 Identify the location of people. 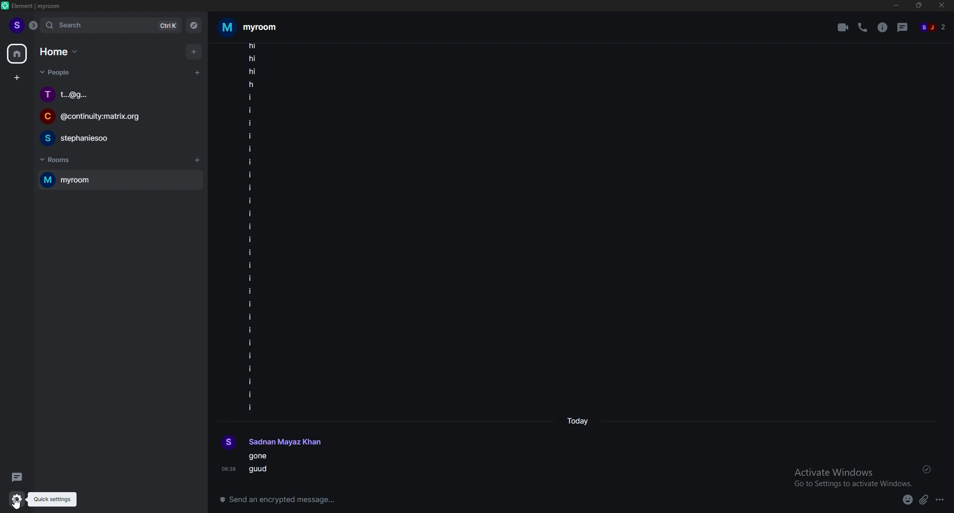
(932, 27).